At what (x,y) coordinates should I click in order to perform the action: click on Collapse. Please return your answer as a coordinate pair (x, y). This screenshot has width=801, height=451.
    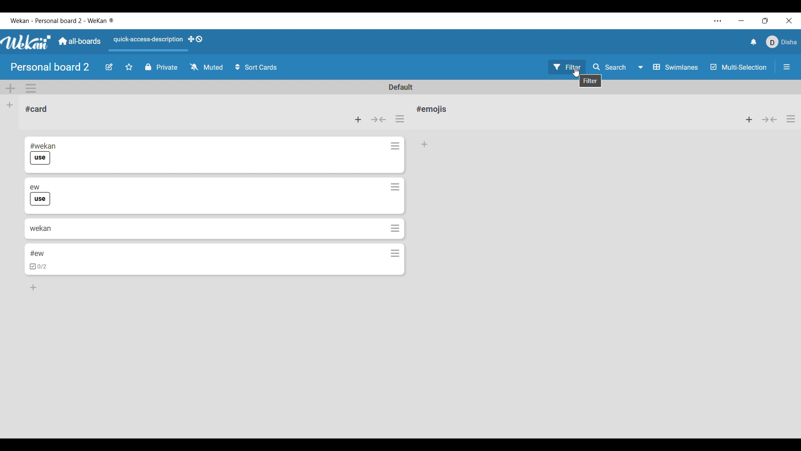
    Looking at the image, I should click on (379, 119).